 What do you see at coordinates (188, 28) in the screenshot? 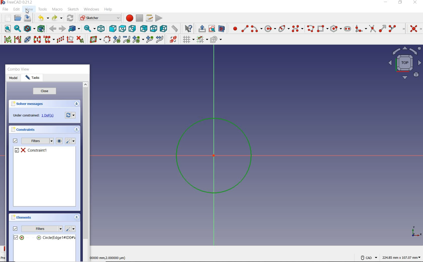
I see `what's this?` at bounding box center [188, 28].